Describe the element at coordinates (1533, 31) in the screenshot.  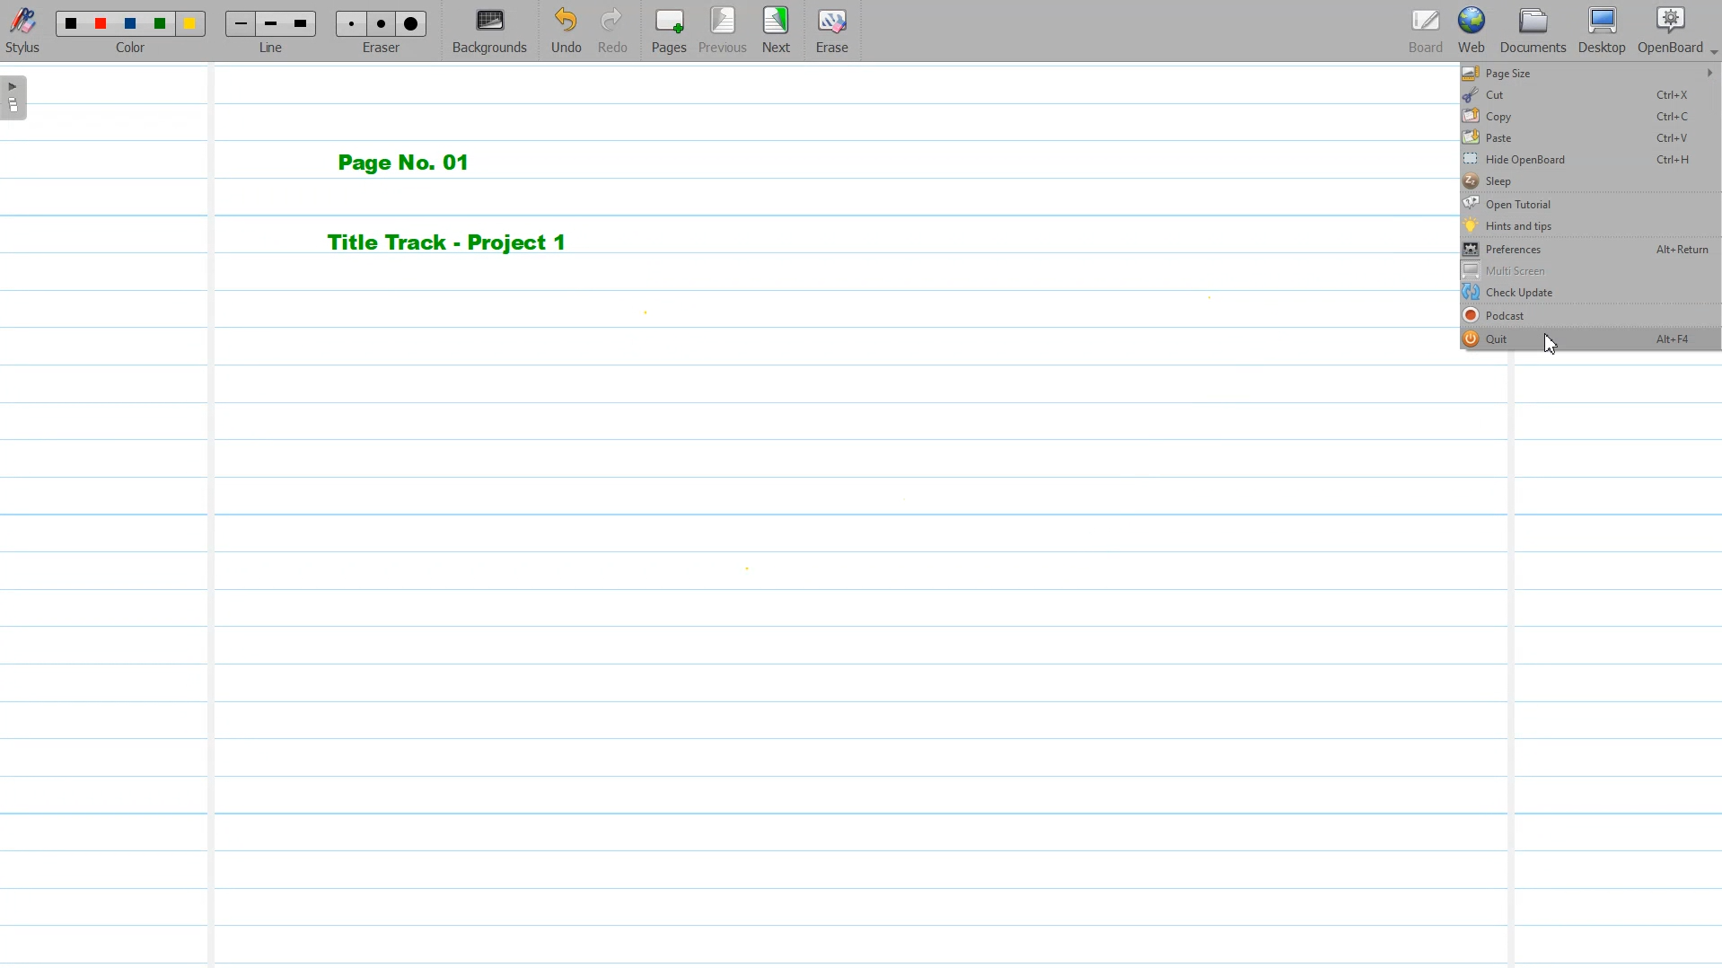
I see `Documents` at that location.